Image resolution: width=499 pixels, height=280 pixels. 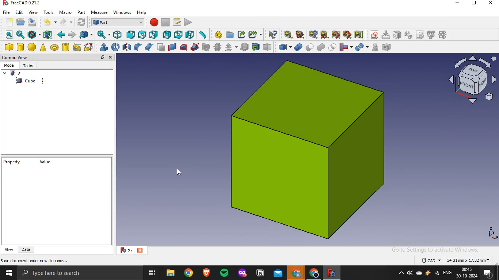 I want to click on union, so click(x=321, y=47).